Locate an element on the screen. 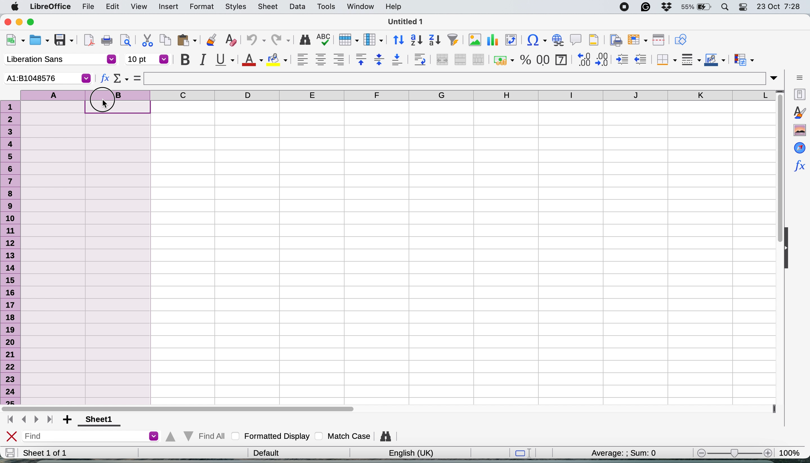  sidebar settings is located at coordinates (800, 77).